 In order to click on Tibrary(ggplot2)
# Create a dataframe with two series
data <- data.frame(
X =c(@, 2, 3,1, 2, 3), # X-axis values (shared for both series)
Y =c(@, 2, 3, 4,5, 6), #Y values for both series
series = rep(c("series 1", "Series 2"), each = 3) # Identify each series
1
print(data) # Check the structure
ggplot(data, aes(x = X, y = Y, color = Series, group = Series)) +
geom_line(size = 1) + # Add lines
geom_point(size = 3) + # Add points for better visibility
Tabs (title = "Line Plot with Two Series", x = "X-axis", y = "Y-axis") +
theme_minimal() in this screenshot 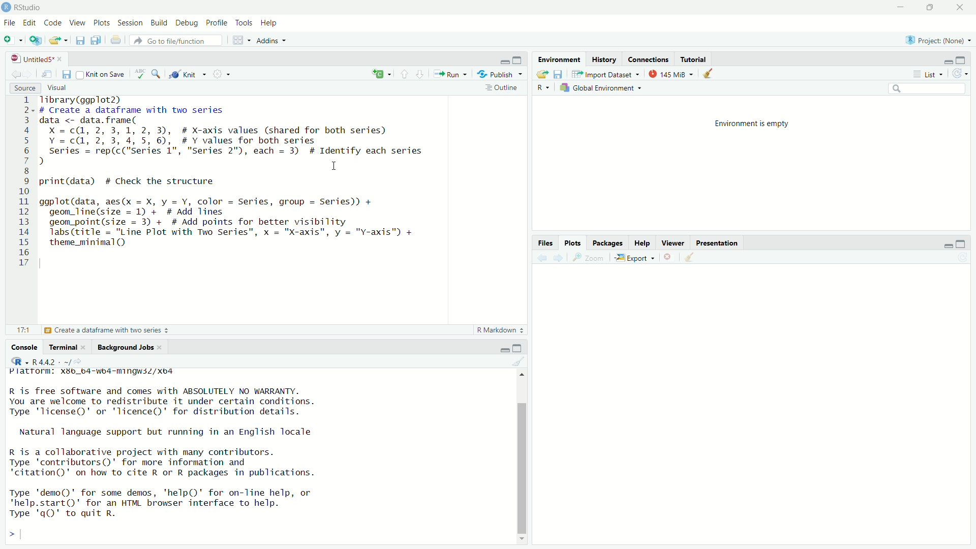, I will do `click(245, 182)`.